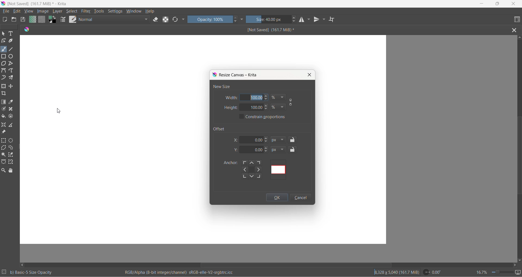 The height and width of the screenshot is (277, 522). Describe the element at coordinates (324, 20) in the screenshot. I see `vertical mirror setting dropdown button` at that location.